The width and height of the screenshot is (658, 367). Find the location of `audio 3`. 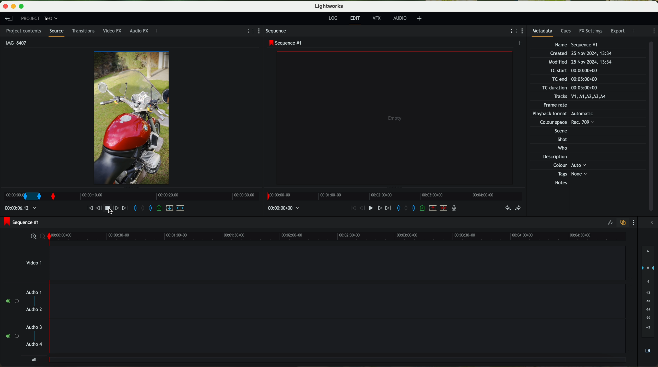

audio 3 is located at coordinates (34, 327).